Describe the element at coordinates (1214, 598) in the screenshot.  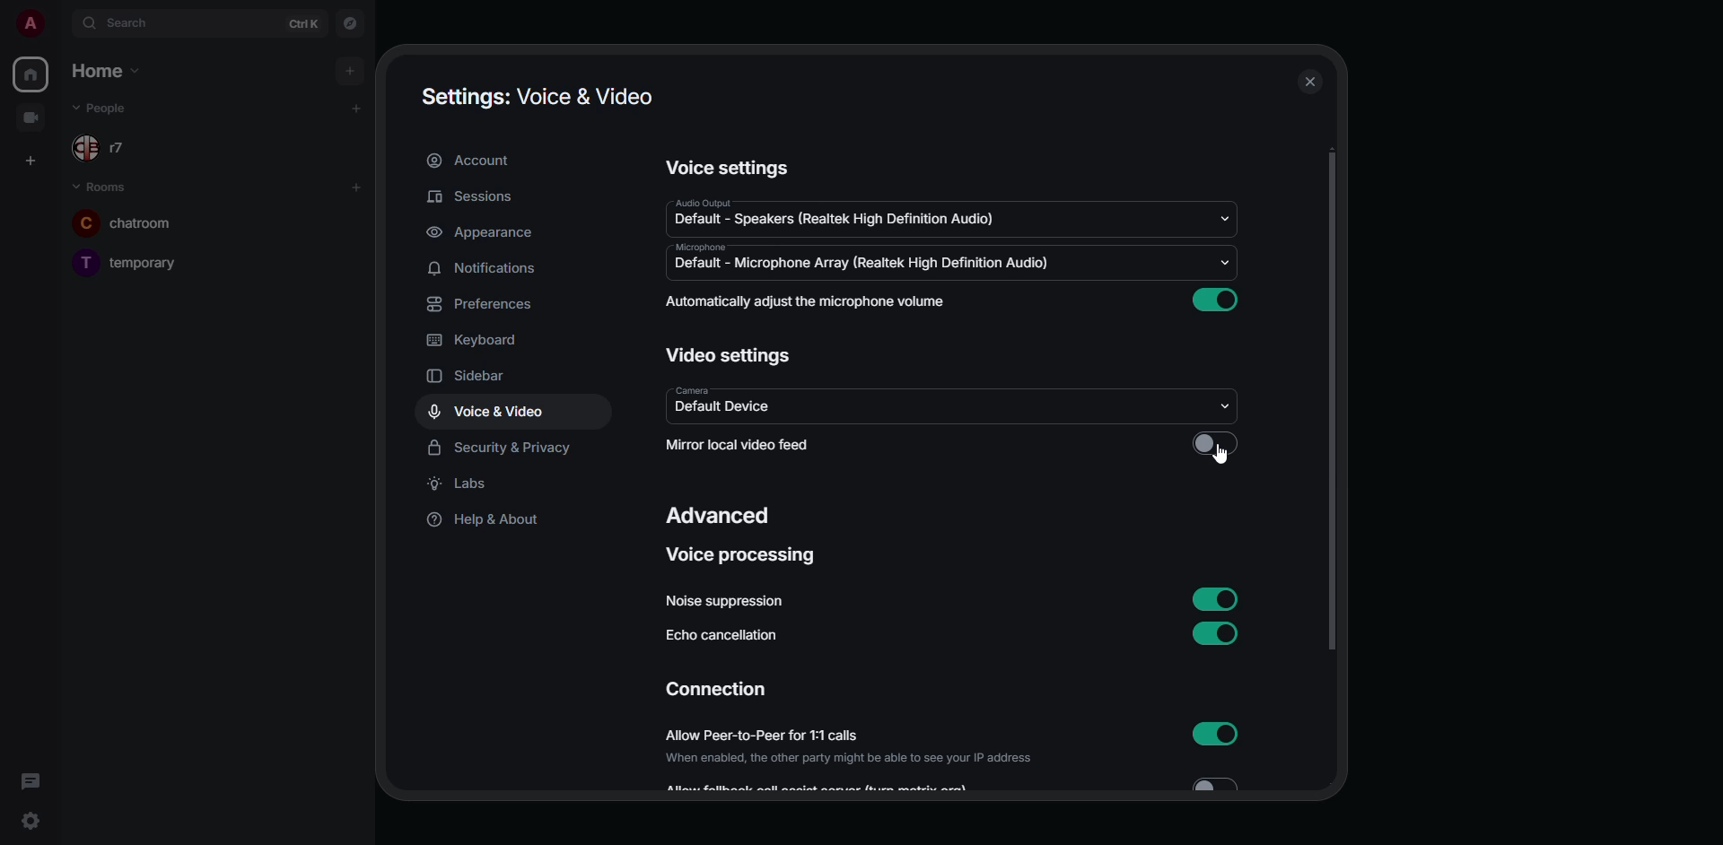
I see `enabled` at that location.